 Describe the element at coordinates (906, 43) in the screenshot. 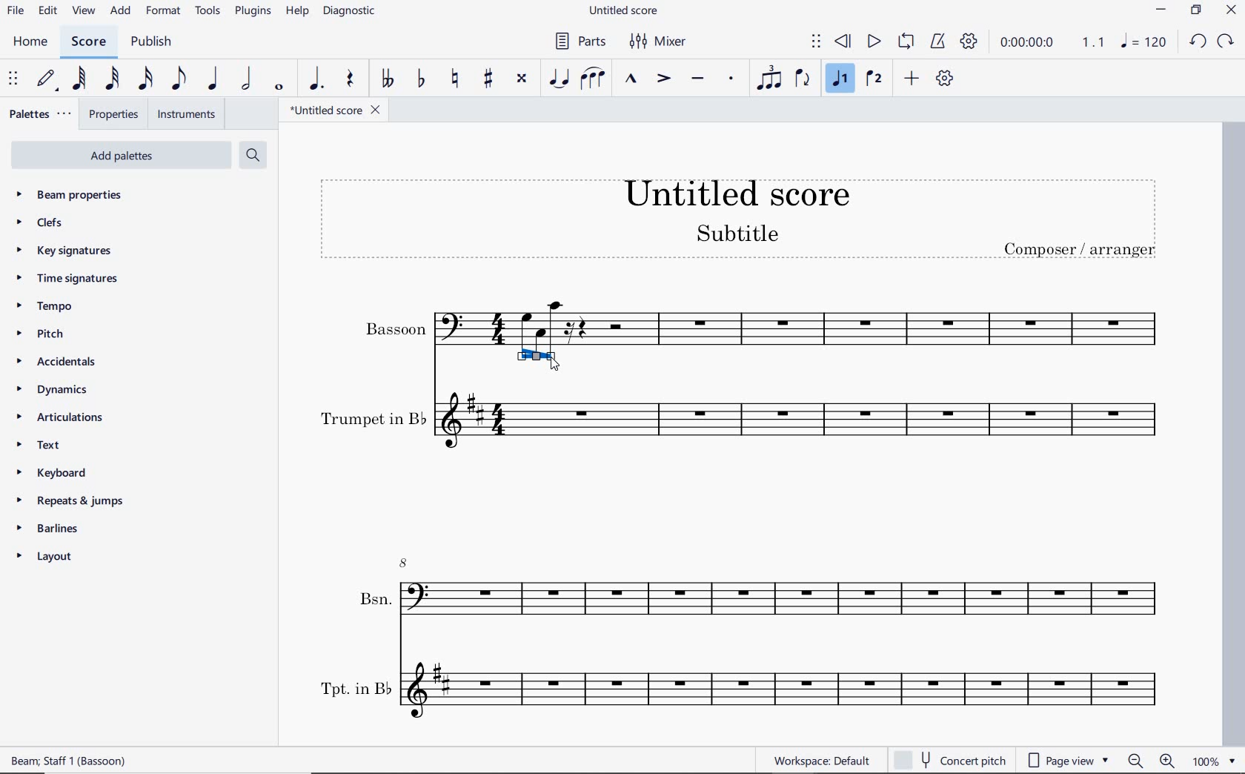

I see `loop playback` at that location.